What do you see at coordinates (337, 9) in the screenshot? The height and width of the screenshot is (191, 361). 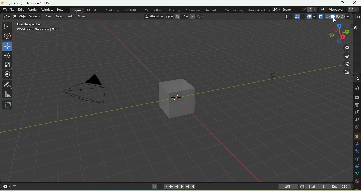 I see `Name` at bounding box center [337, 9].